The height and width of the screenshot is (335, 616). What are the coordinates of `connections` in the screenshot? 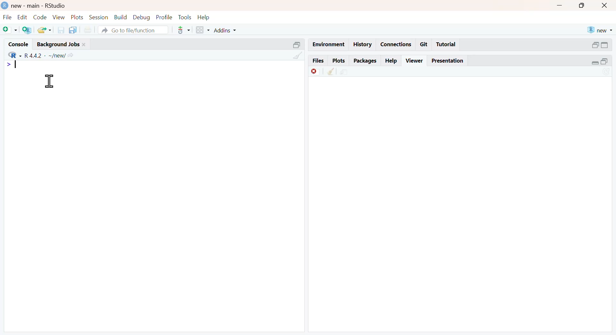 It's located at (396, 44).